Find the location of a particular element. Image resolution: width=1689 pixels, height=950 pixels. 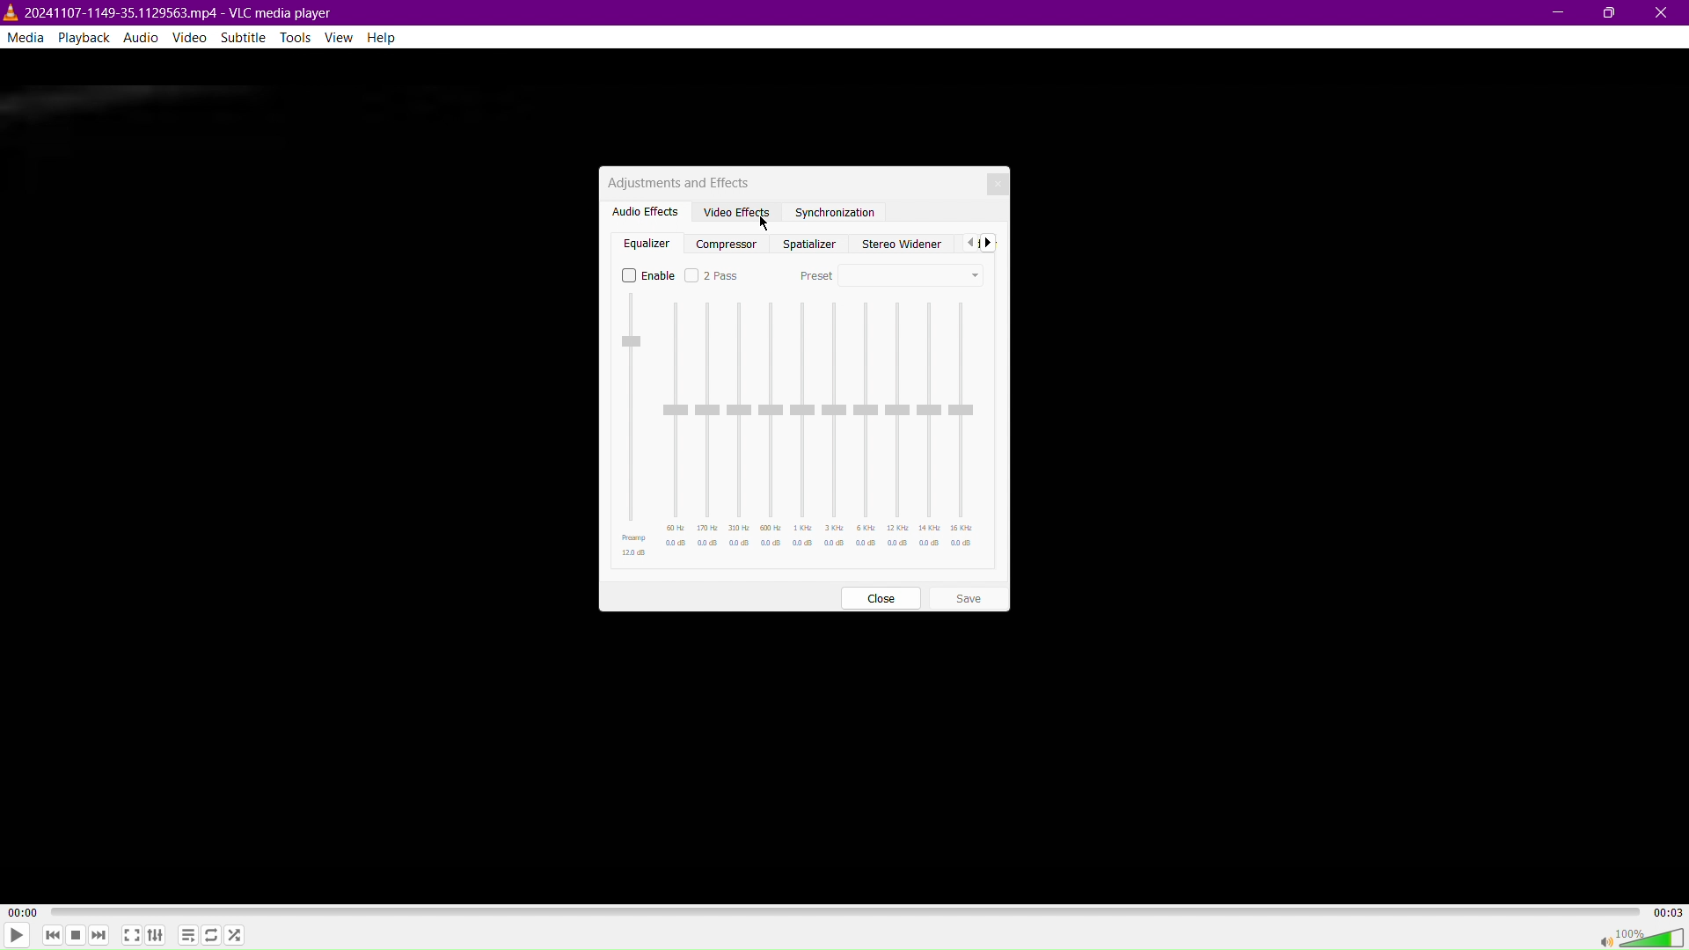

16 KHz Equalizer is located at coordinates (962, 428).